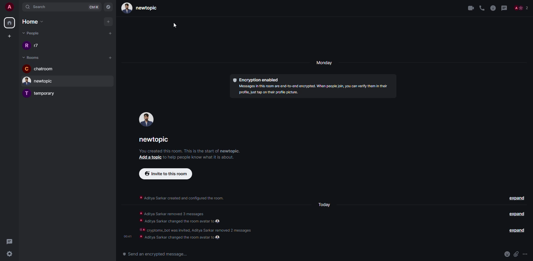  I want to click on people, so click(32, 33).